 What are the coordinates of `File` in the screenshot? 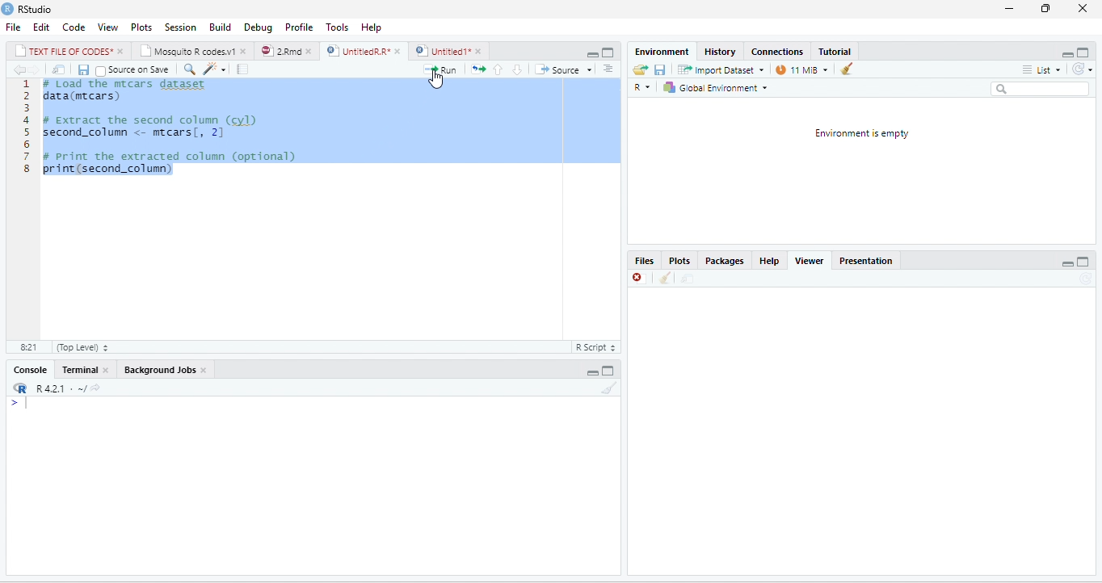 It's located at (12, 27).